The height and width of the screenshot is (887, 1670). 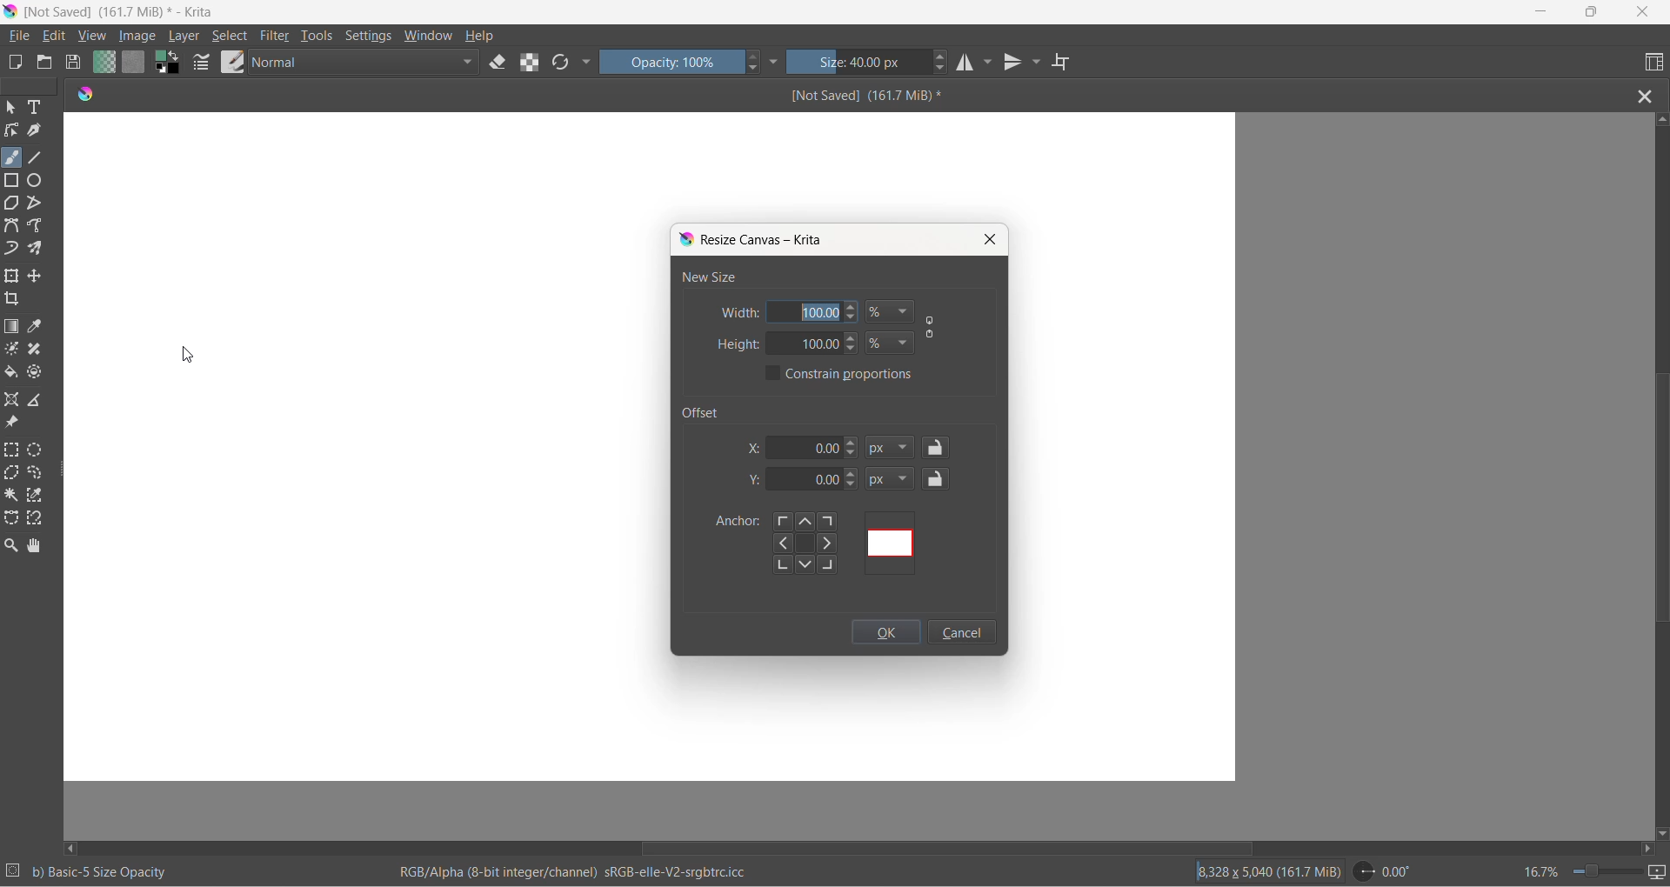 What do you see at coordinates (859, 63) in the screenshot?
I see `size` at bounding box center [859, 63].